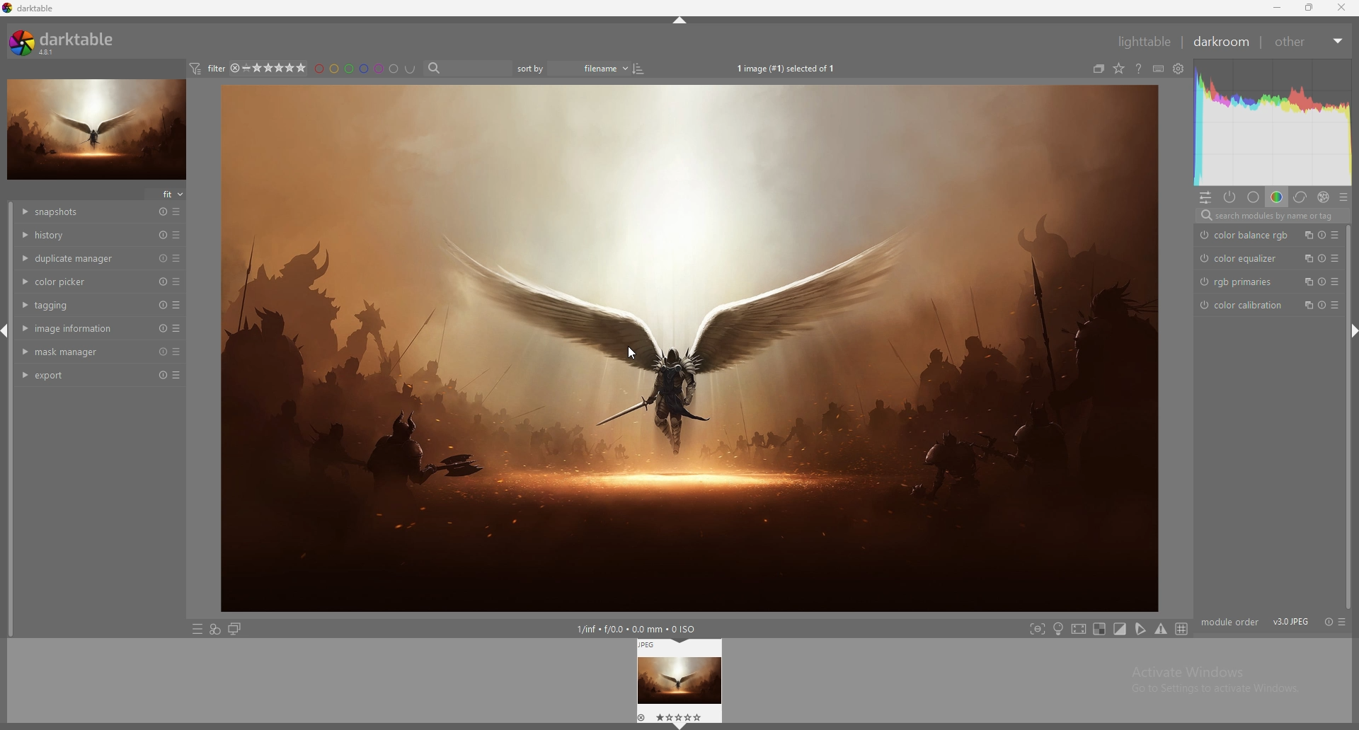  I want to click on resize, so click(1312, 8).